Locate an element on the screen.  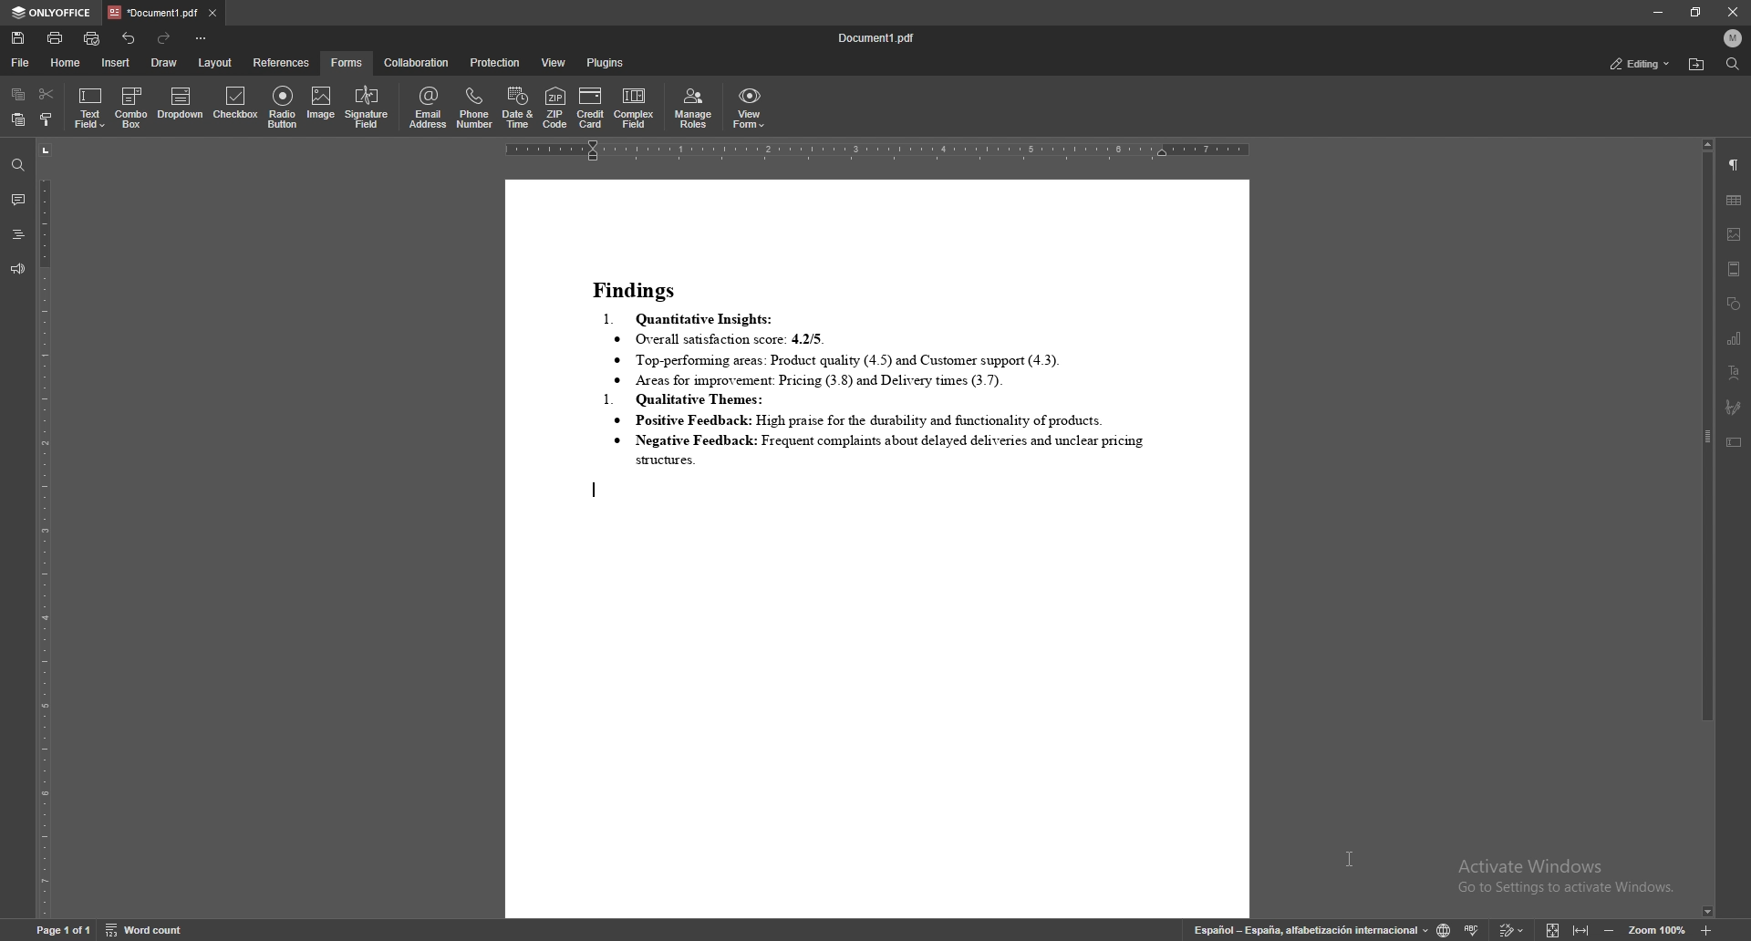
track changes is located at coordinates (1510, 932).